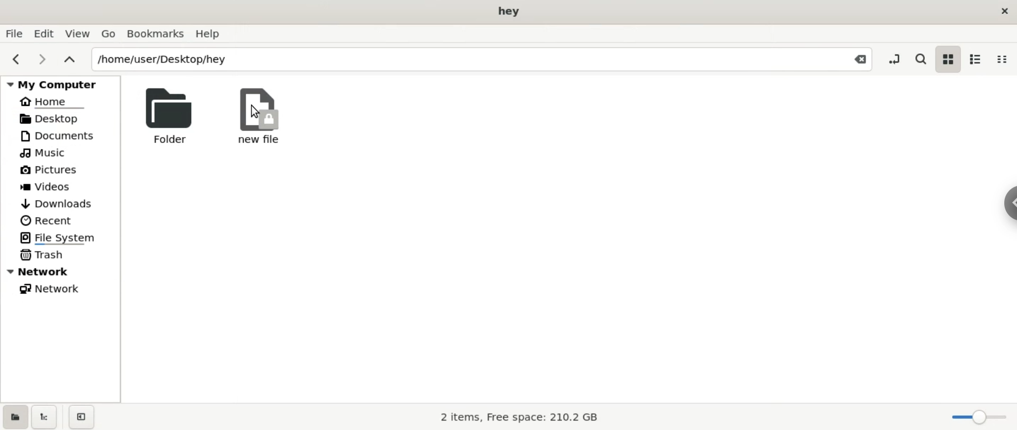 The image size is (1017, 430). Describe the element at coordinates (1005, 14) in the screenshot. I see `close` at that location.